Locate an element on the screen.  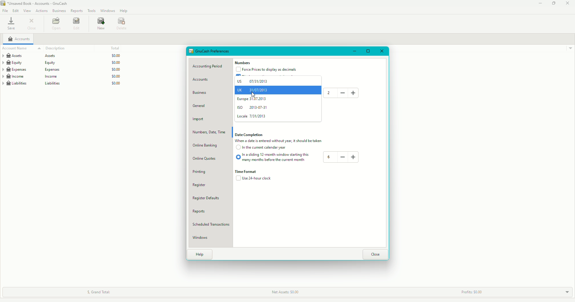
Online Quotes is located at coordinates (208, 158).